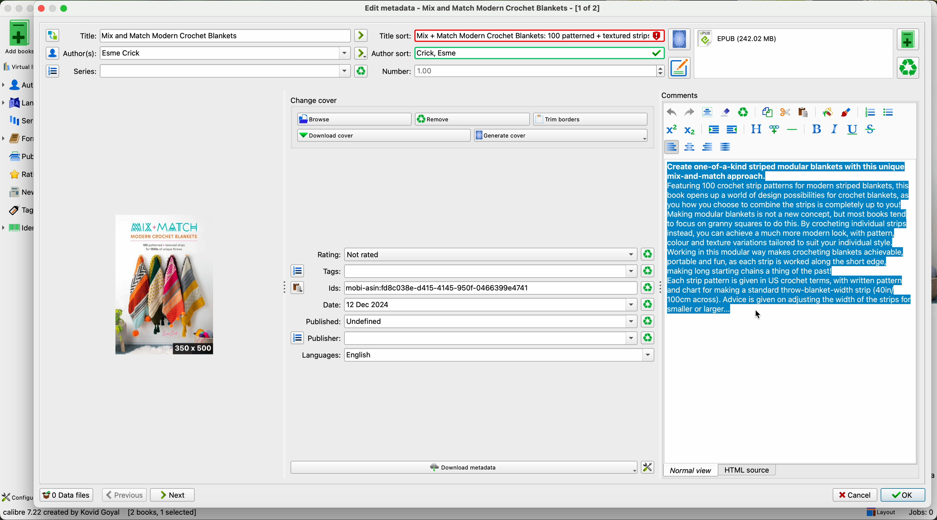 This screenshot has width=937, height=520. What do you see at coordinates (473, 338) in the screenshot?
I see `publisher` at bounding box center [473, 338].